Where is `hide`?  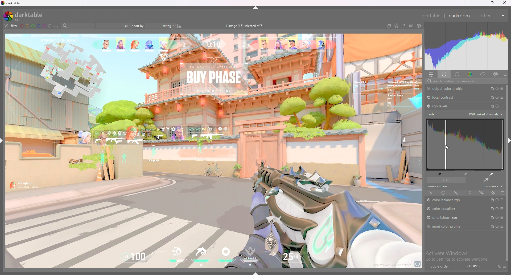 hide is located at coordinates (259, 9).